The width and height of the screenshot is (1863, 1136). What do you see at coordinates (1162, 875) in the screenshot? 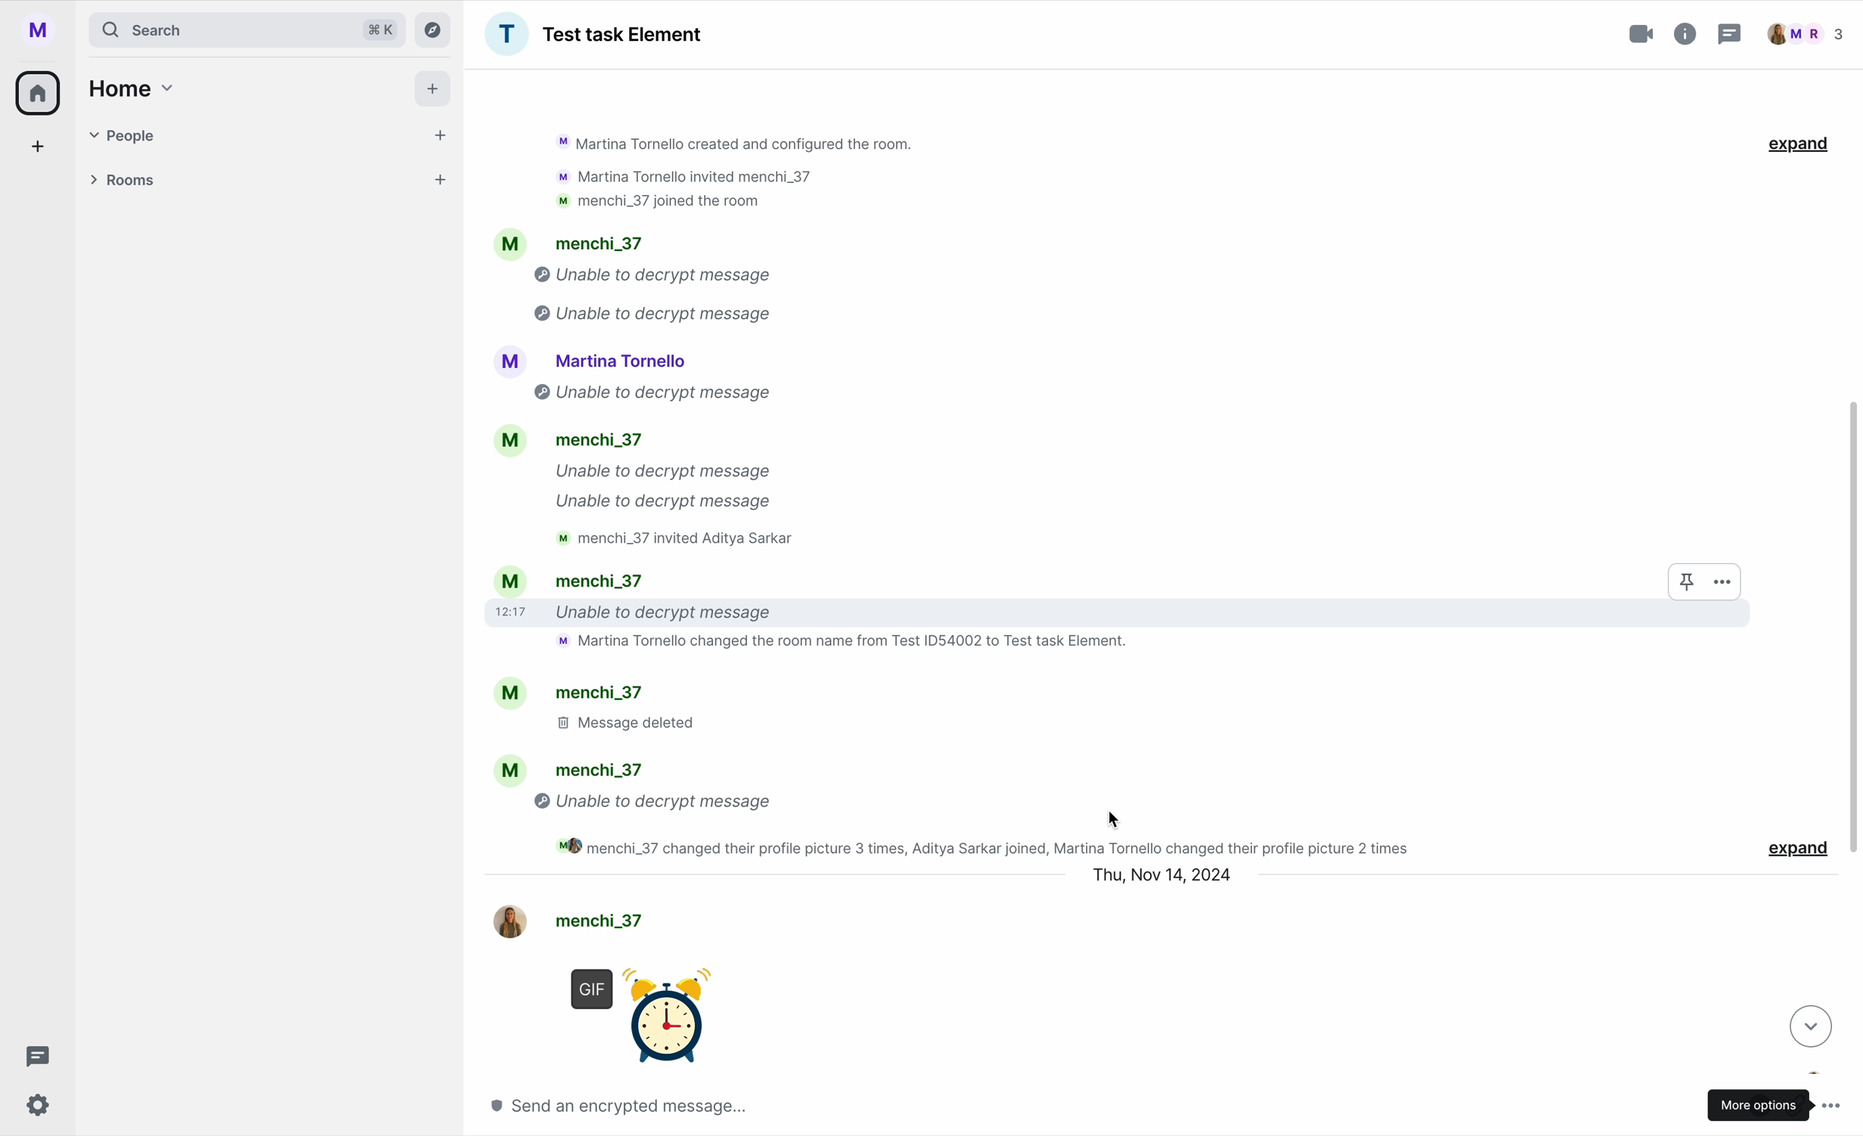
I see `date` at bounding box center [1162, 875].